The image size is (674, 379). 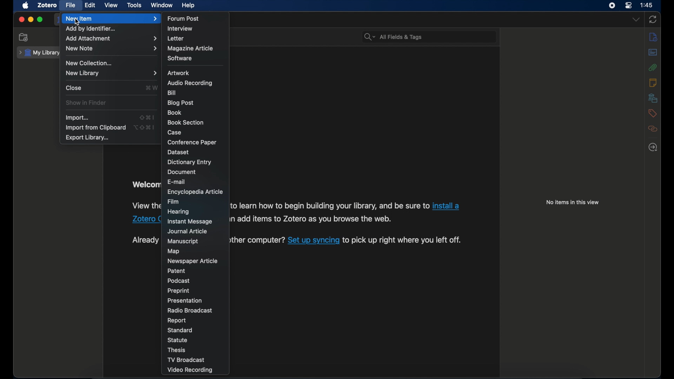 I want to click on bill, so click(x=172, y=93).